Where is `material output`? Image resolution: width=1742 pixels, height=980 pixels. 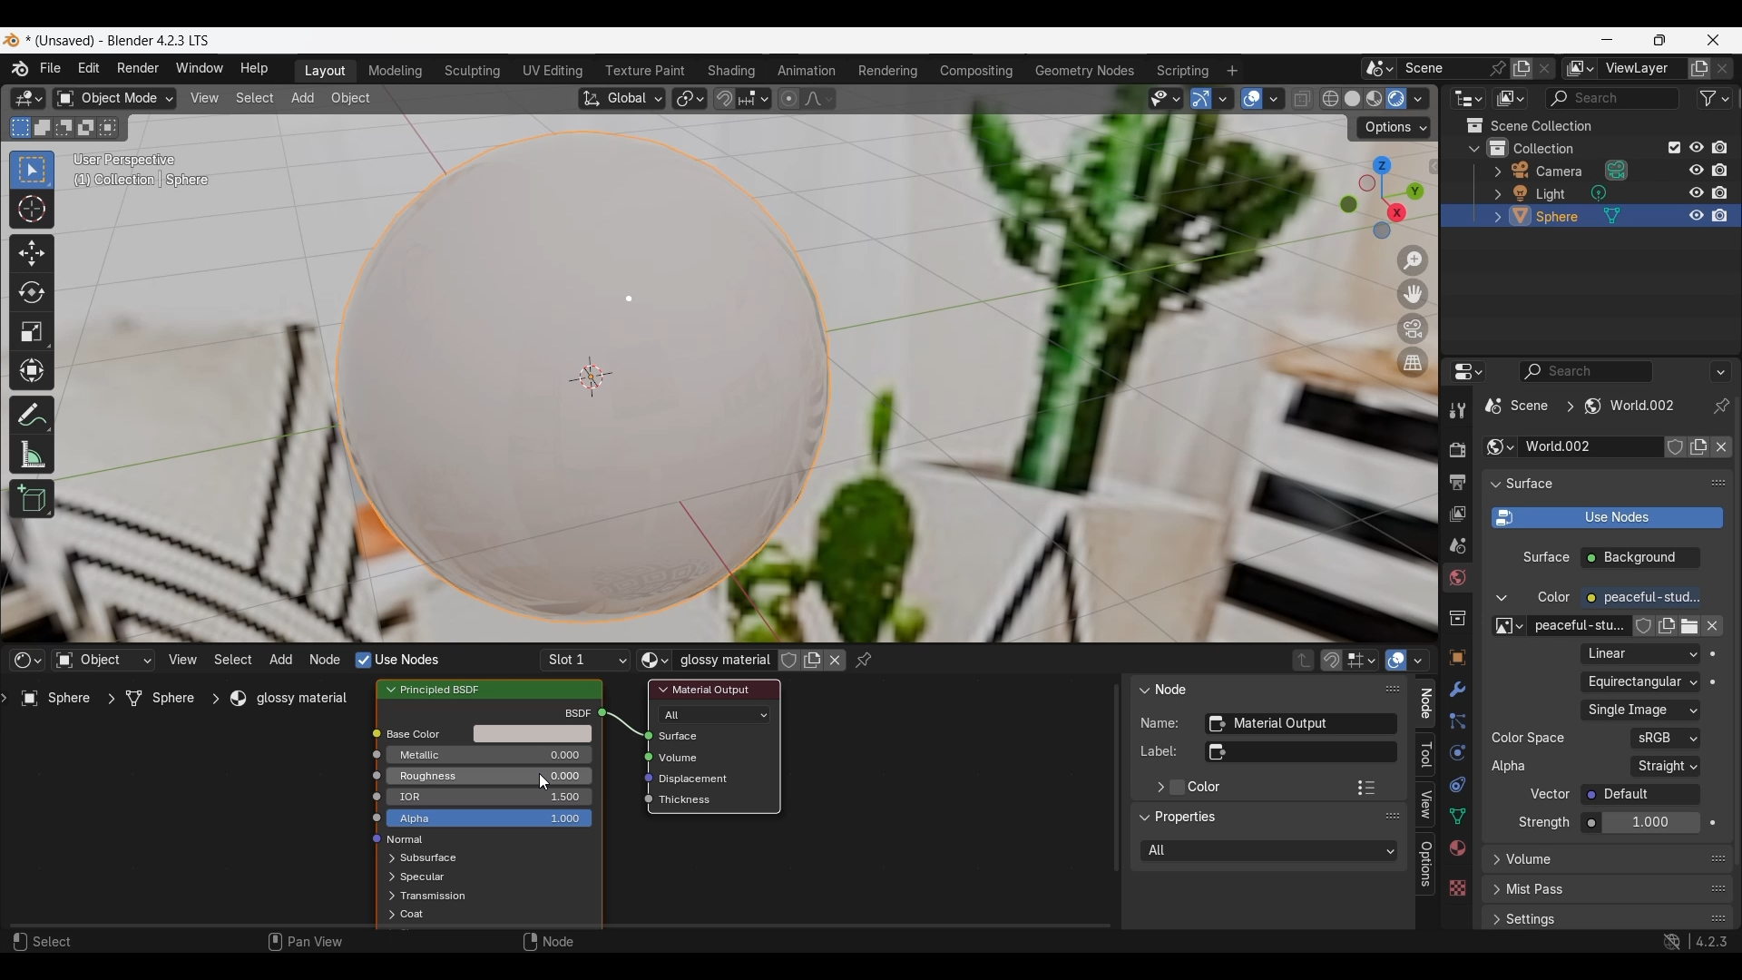
material output is located at coordinates (711, 689).